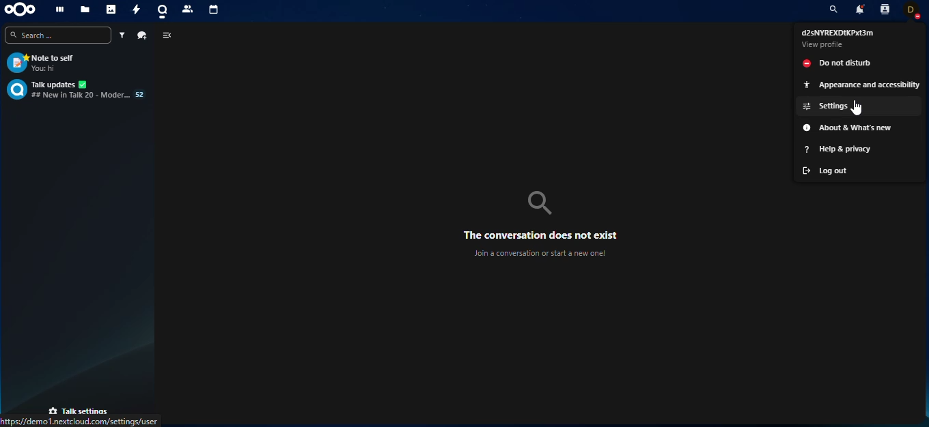 This screenshot has height=427, width=929. Describe the element at coordinates (168, 35) in the screenshot. I see `view` at that location.